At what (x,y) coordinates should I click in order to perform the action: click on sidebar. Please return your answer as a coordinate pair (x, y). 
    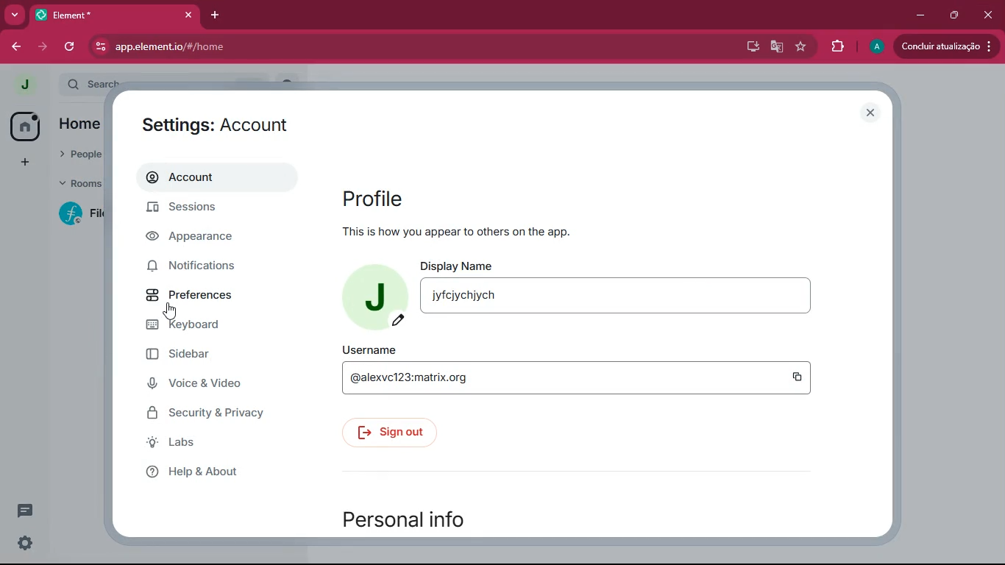
    Looking at the image, I should click on (207, 356).